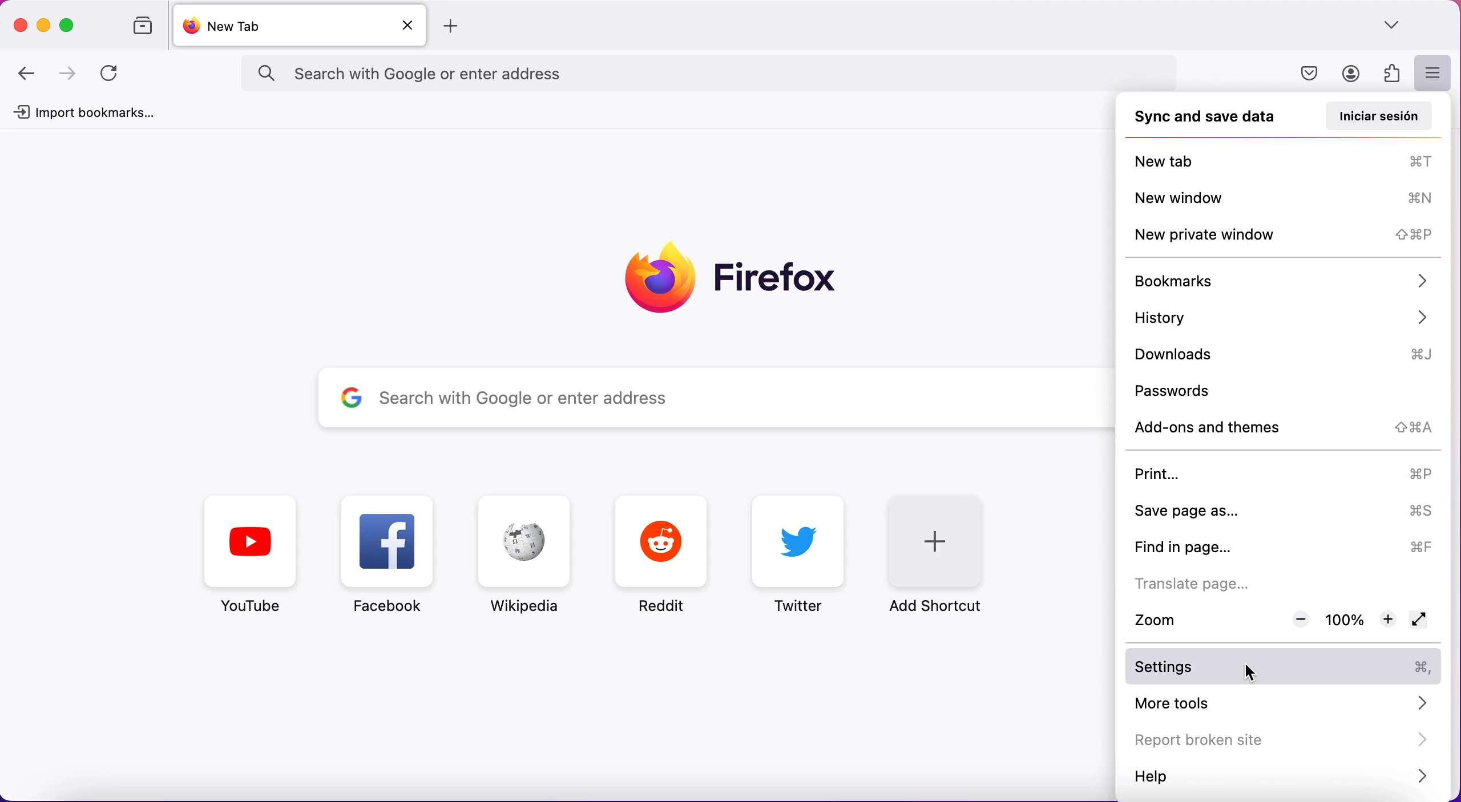 The width and height of the screenshot is (1461, 802). What do you see at coordinates (70, 25) in the screenshot?
I see `maximize` at bounding box center [70, 25].